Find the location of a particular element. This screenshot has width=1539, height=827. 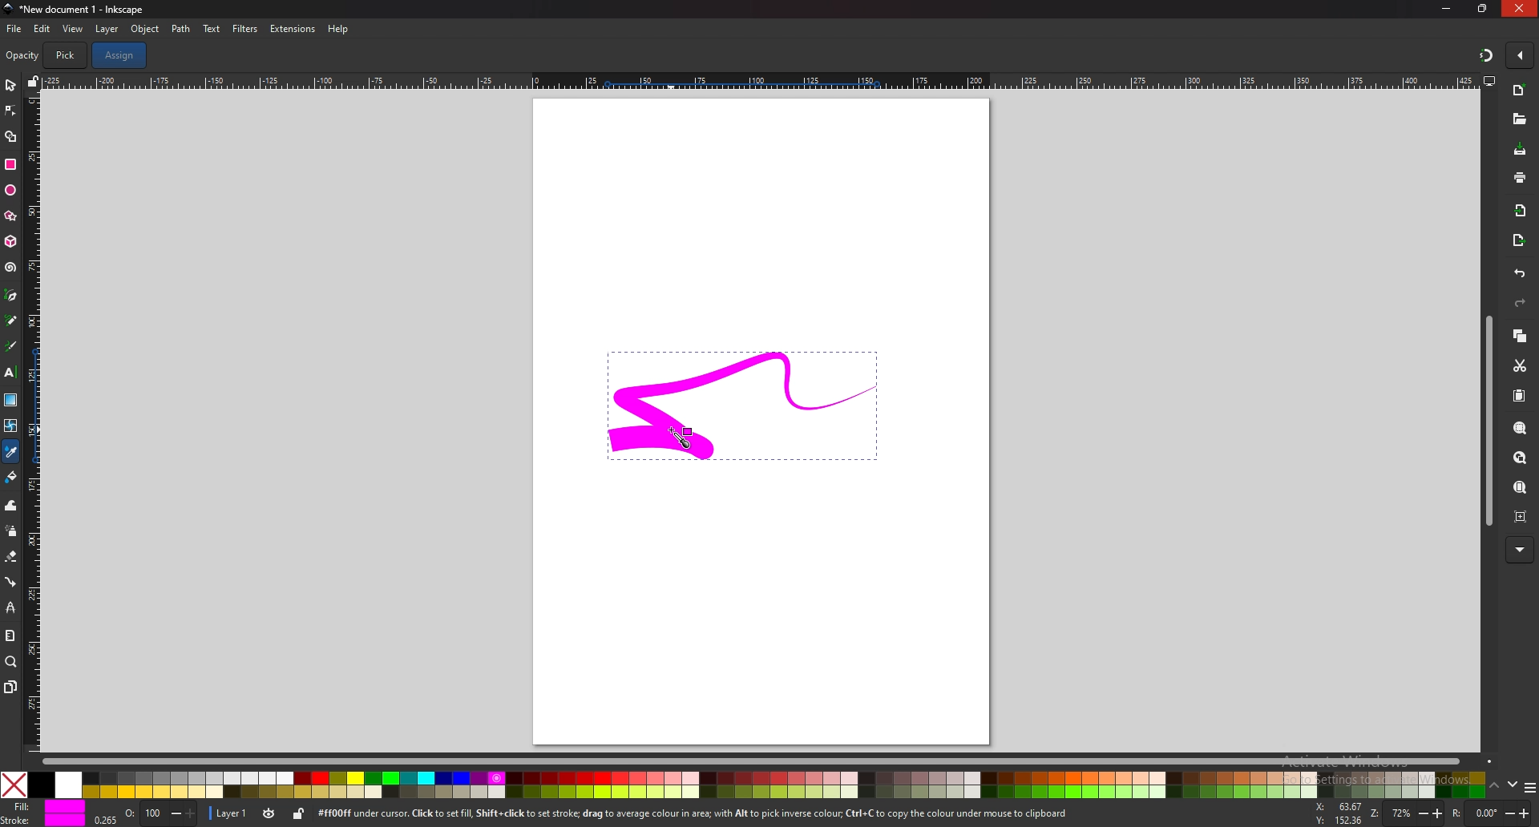

fill bucket is located at coordinates (13, 478).